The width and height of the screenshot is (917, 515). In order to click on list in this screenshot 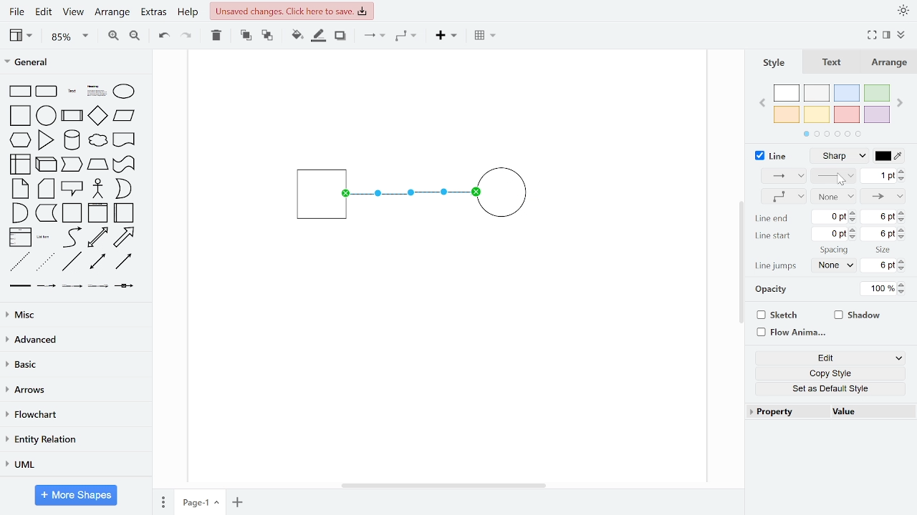, I will do `click(20, 237)`.